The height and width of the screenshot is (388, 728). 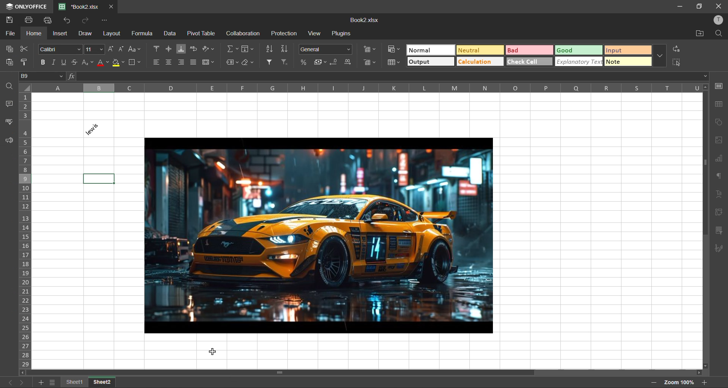 I want to click on find, so click(x=9, y=85).